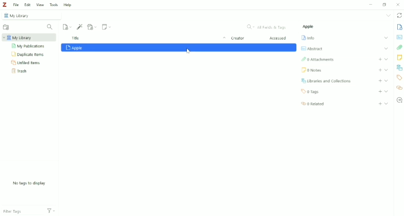  I want to click on No tags to display, so click(28, 183).